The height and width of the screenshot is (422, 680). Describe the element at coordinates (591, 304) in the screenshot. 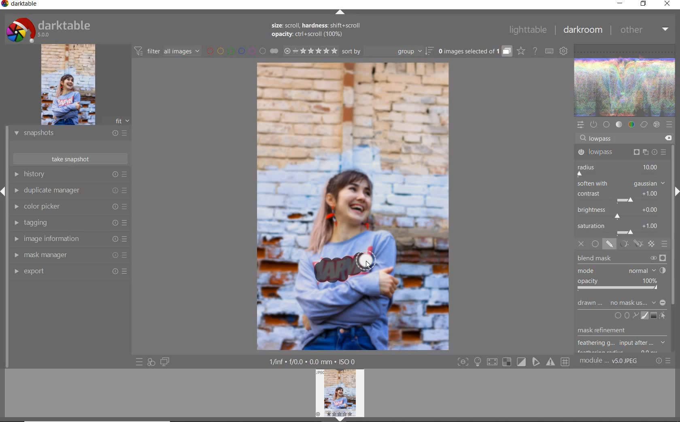

I see `drawn` at that location.